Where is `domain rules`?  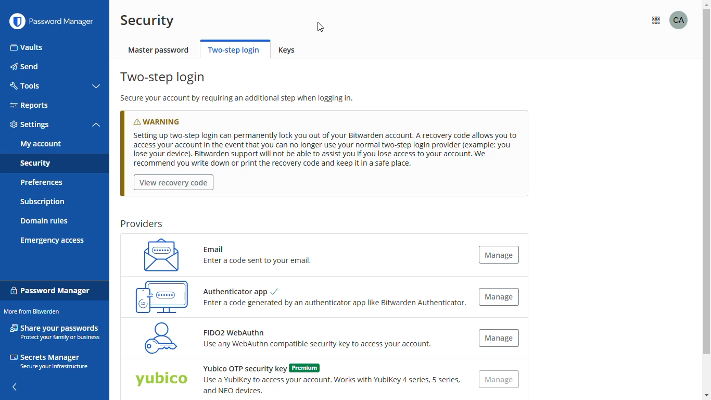
domain rules is located at coordinates (44, 222).